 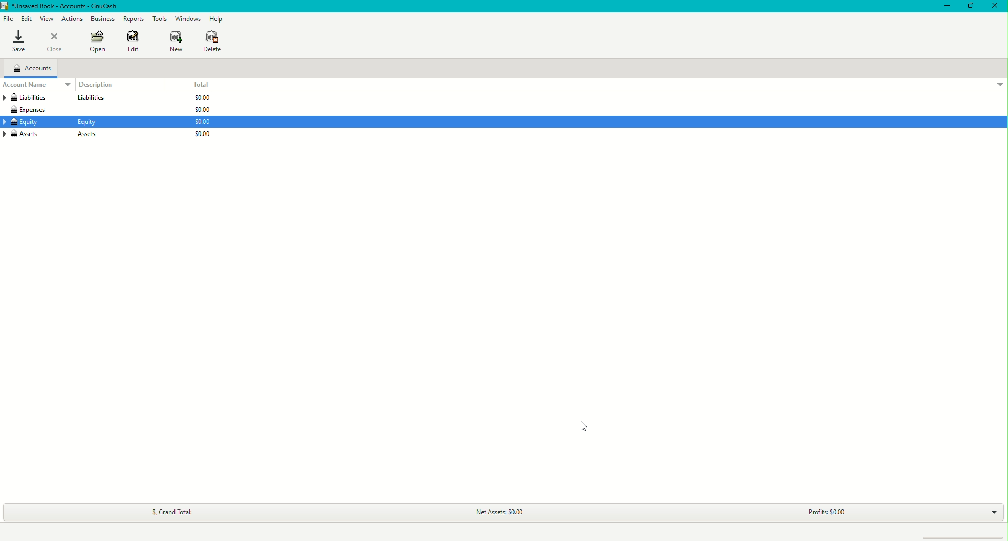 What do you see at coordinates (30, 98) in the screenshot?
I see `Liabilities` at bounding box center [30, 98].